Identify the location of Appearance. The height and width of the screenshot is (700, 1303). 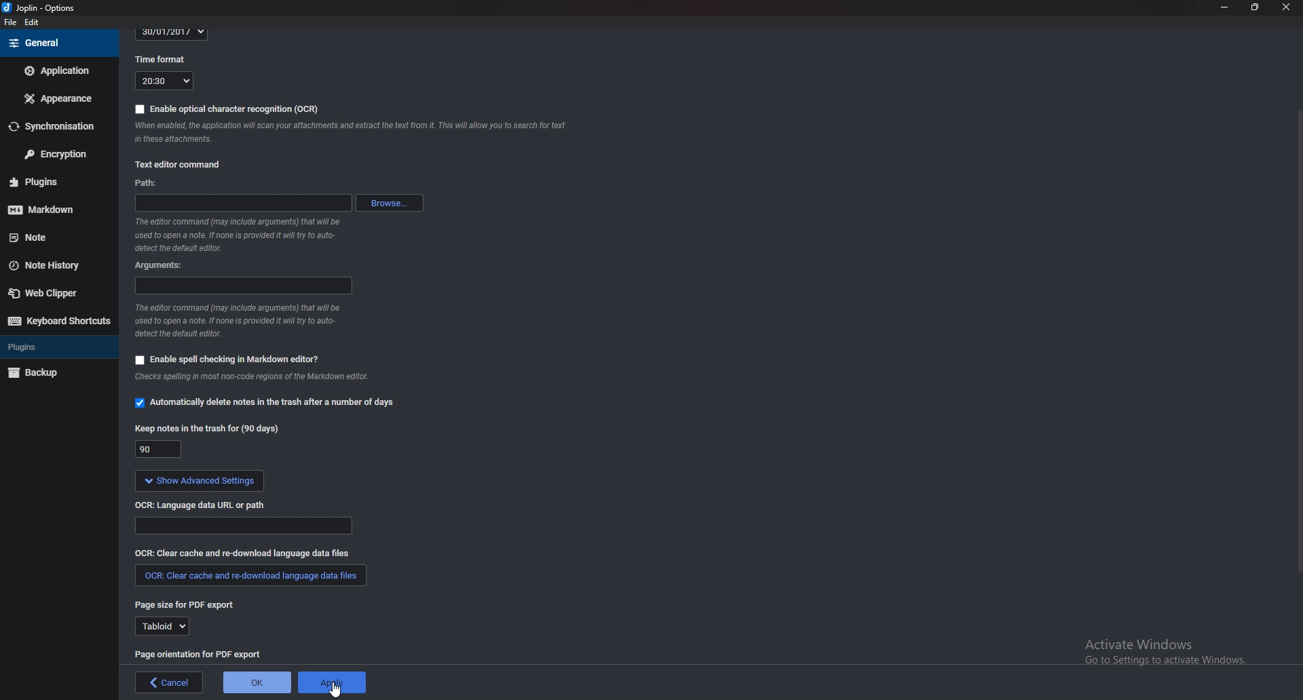
(56, 99).